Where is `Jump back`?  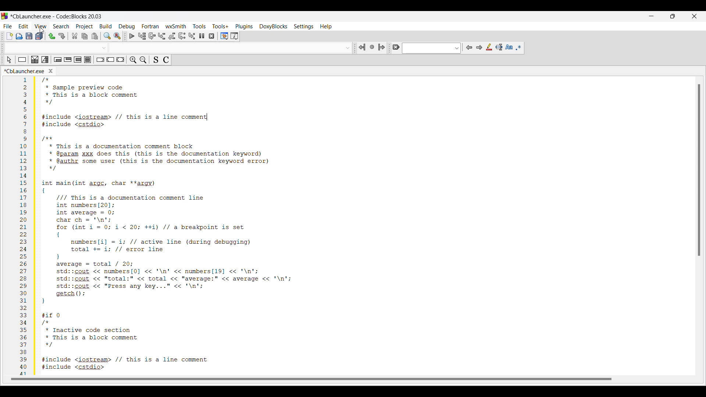 Jump back is located at coordinates (362, 47).